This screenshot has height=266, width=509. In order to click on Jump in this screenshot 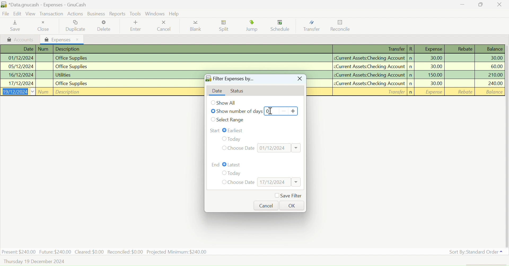, I will do `click(253, 27)`.